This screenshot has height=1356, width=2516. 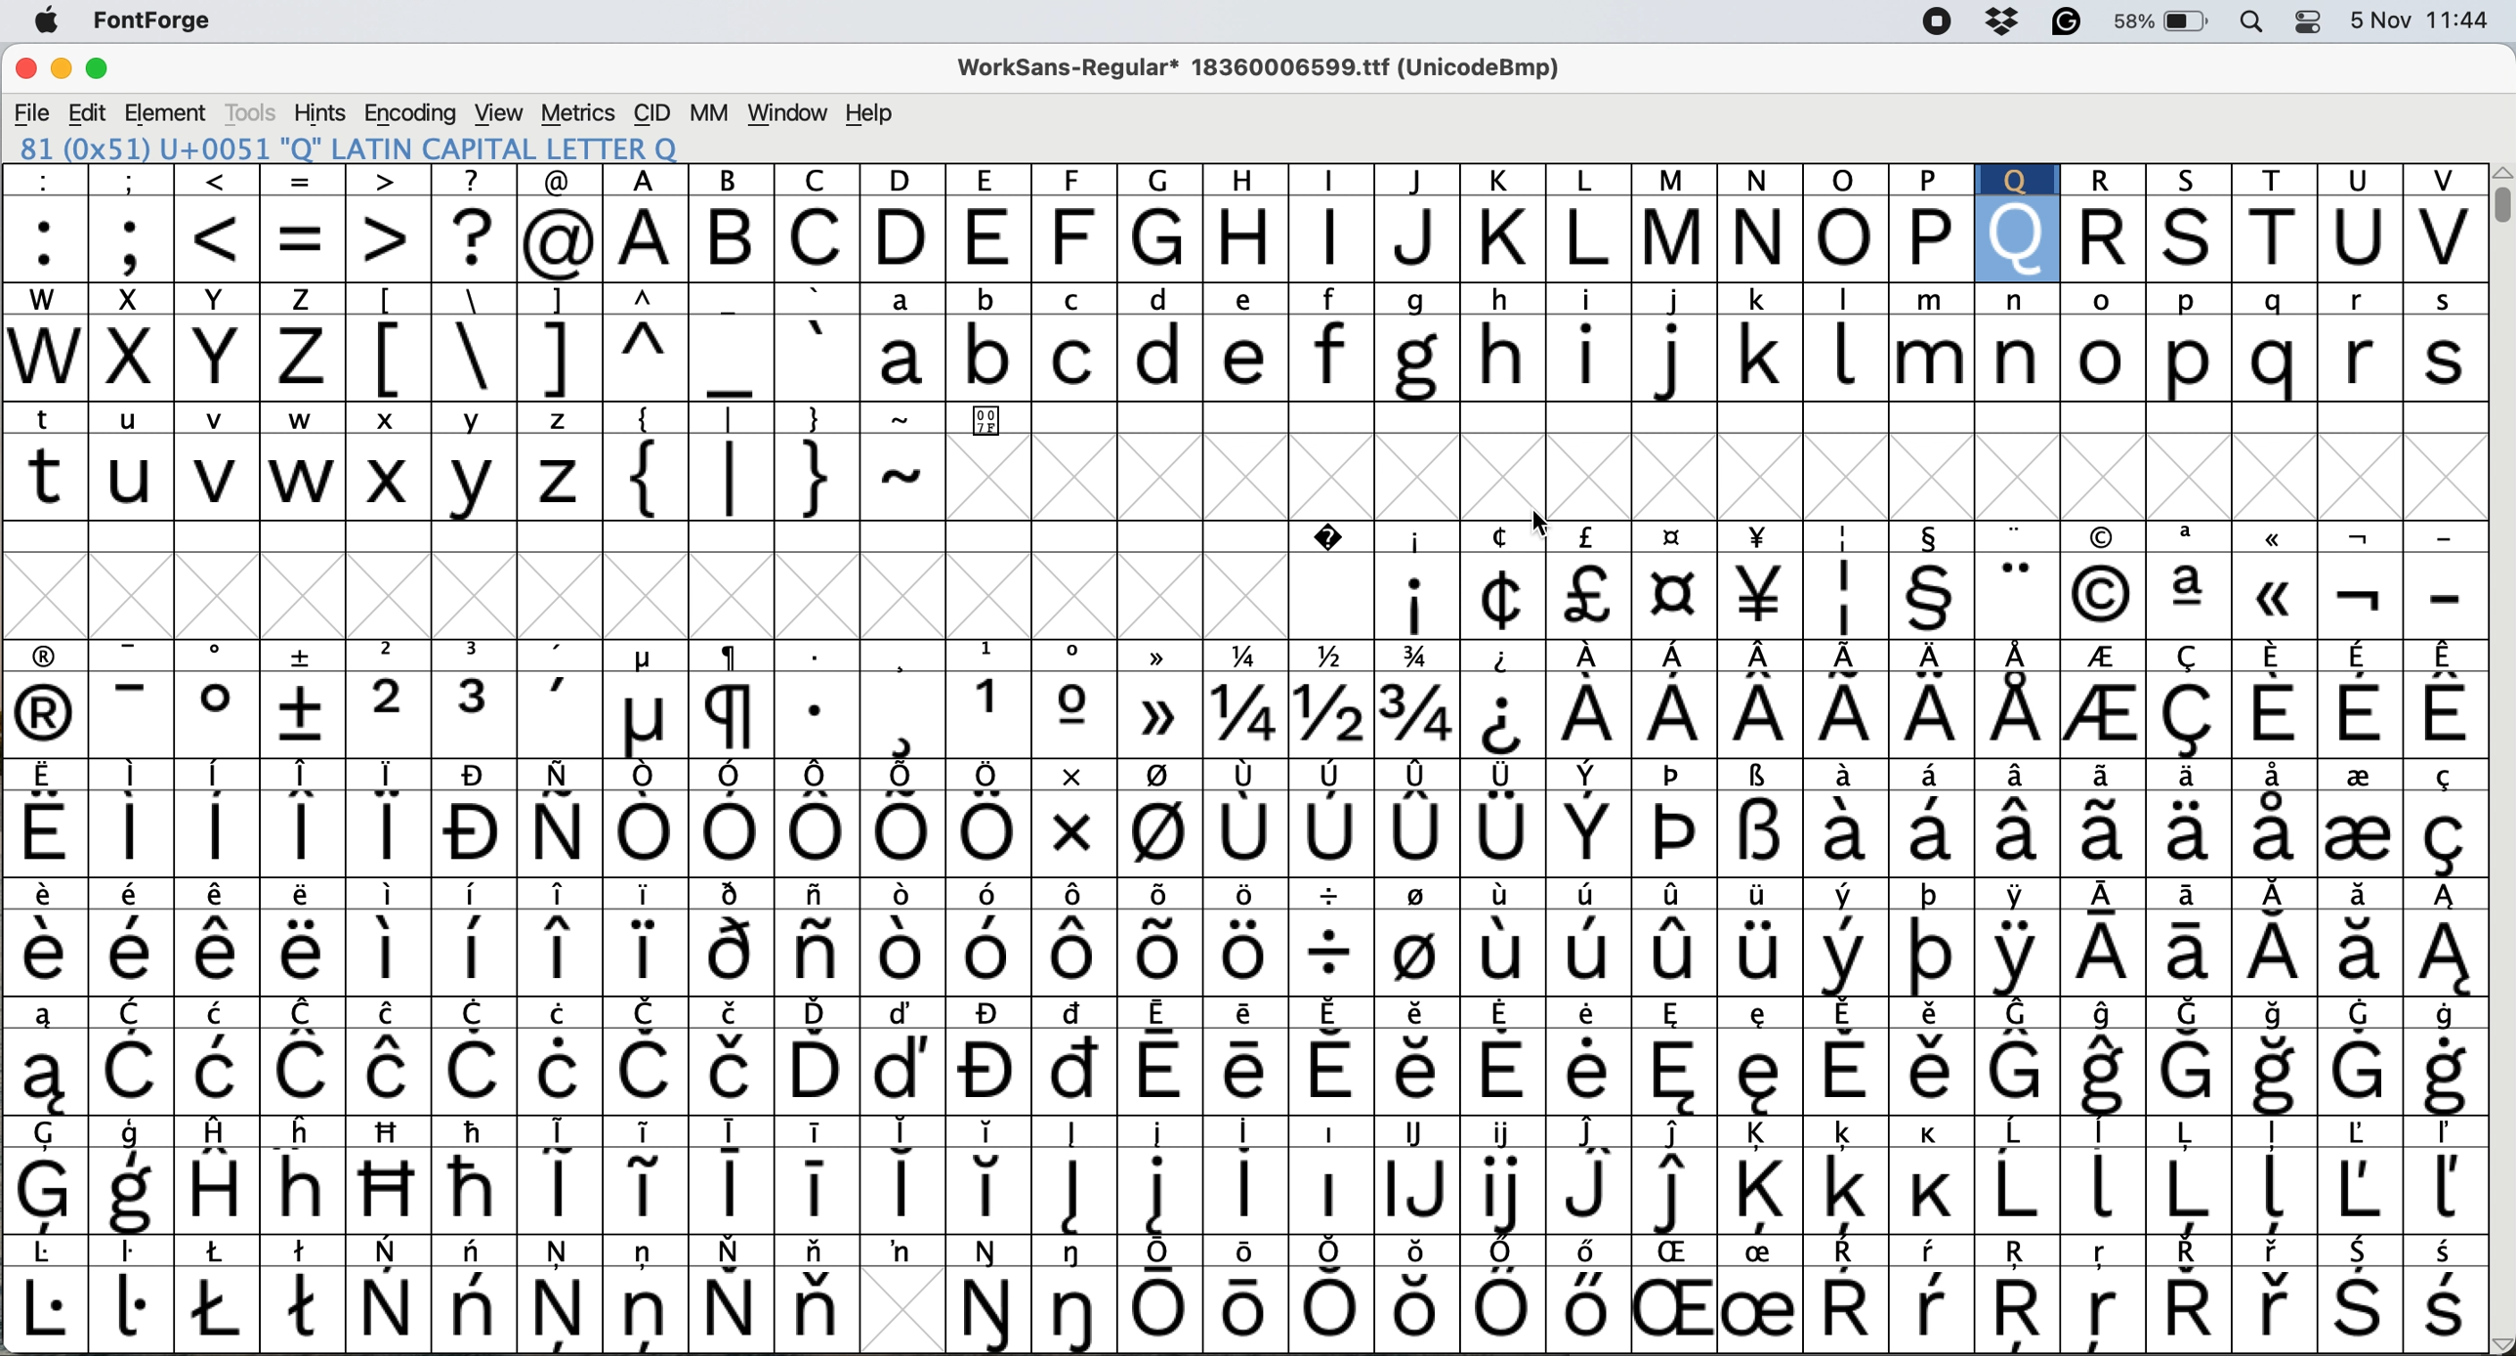 I want to click on text, so click(x=1246, y=179).